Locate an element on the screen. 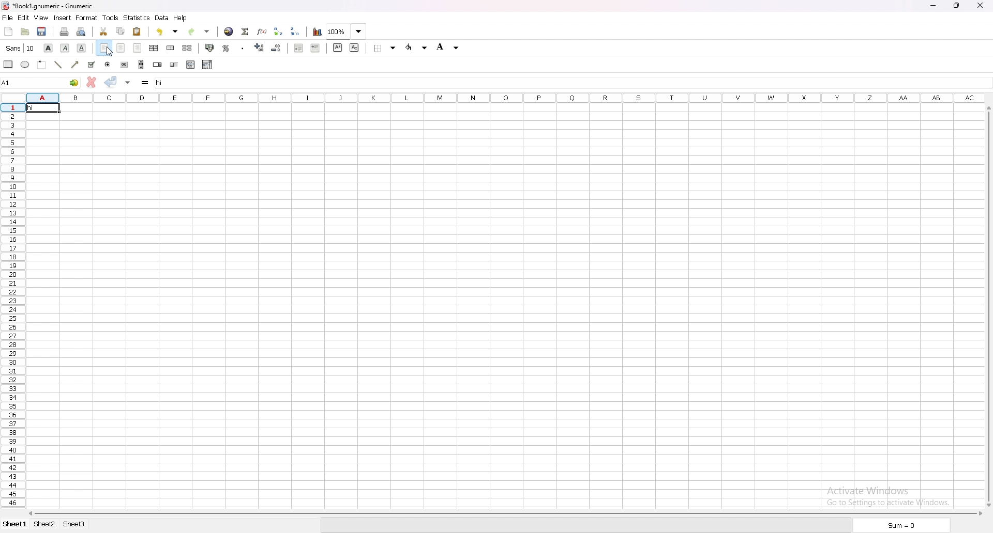 The image size is (993, 533). accept changes is located at coordinates (111, 82).